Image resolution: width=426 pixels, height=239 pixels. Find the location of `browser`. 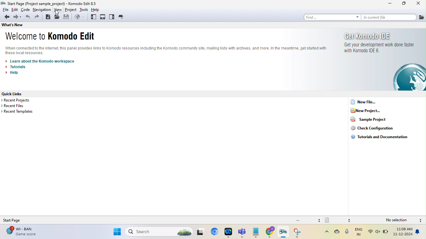

browser is located at coordinates (79, 17).